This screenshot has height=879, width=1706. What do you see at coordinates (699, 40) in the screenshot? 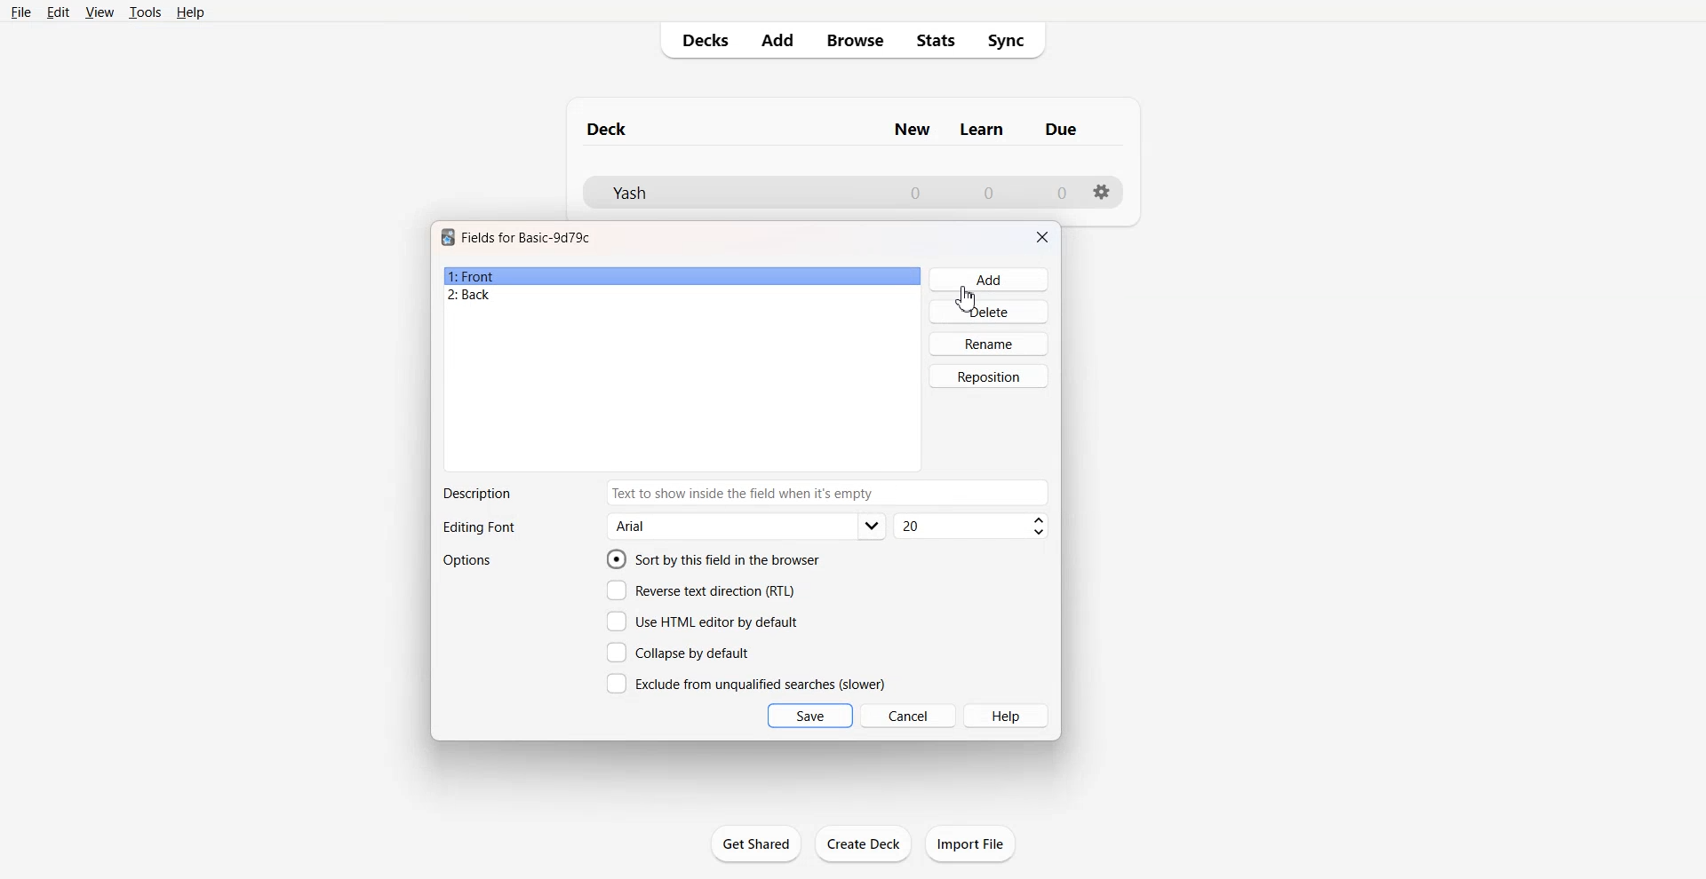
I see `Decks` at bounding box center [699, 40].